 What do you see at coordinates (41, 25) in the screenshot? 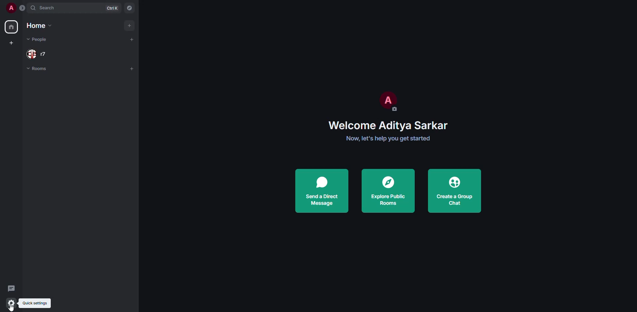
I see `home` at bounding box center [41, 25].